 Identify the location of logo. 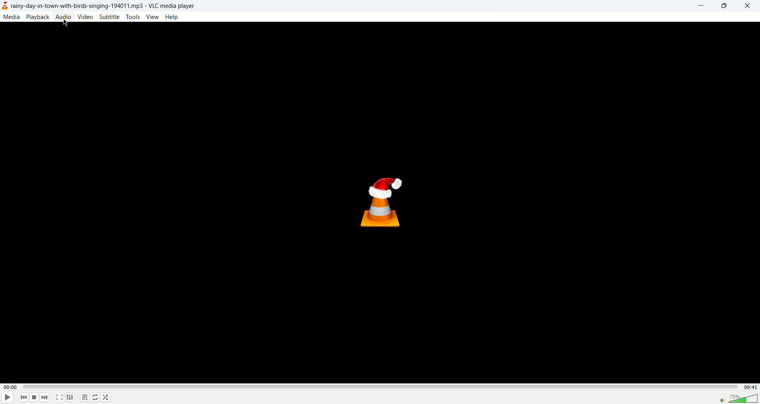
(5, 6).